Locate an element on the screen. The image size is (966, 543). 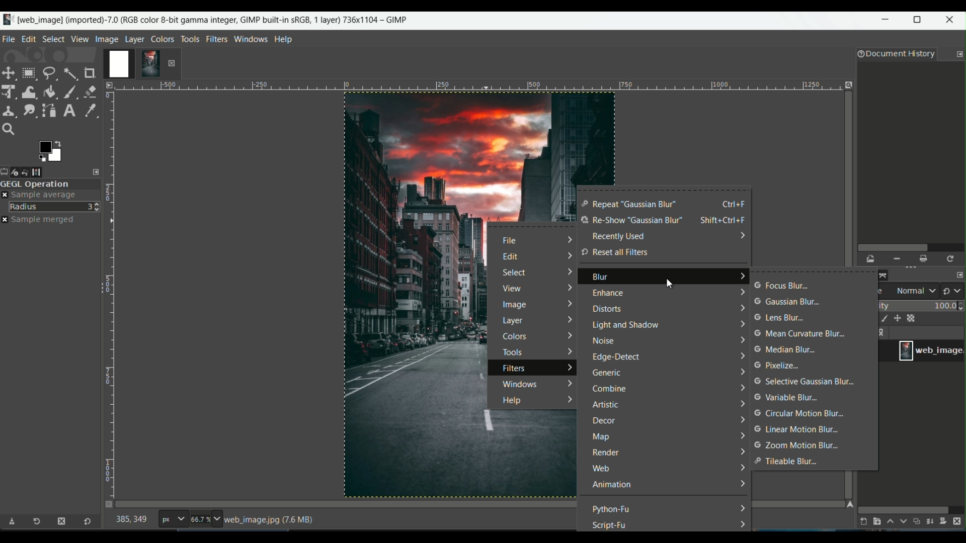
delete this layer is located at coordinates (960, 521).